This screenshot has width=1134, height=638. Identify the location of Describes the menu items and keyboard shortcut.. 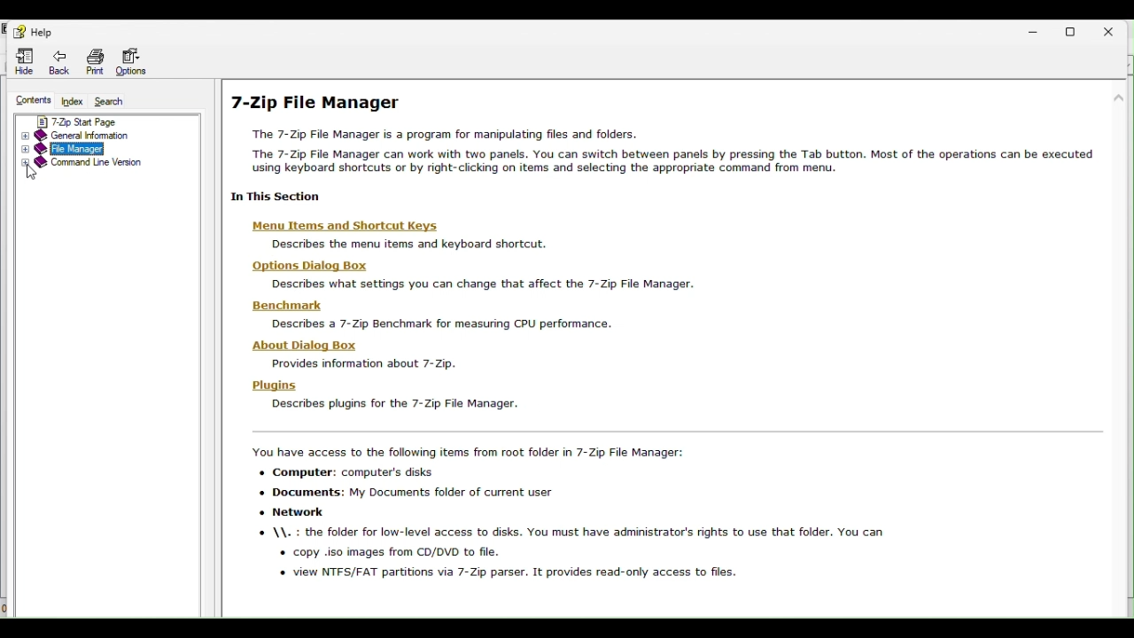
(408, 245).